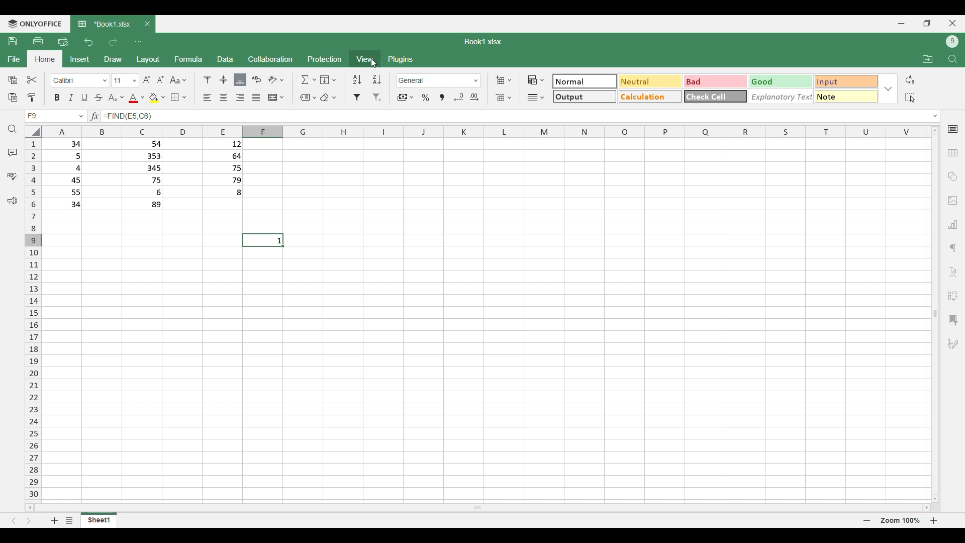 The image size is (965, 543). I want to click on Feedback and support, so click(12, 202).